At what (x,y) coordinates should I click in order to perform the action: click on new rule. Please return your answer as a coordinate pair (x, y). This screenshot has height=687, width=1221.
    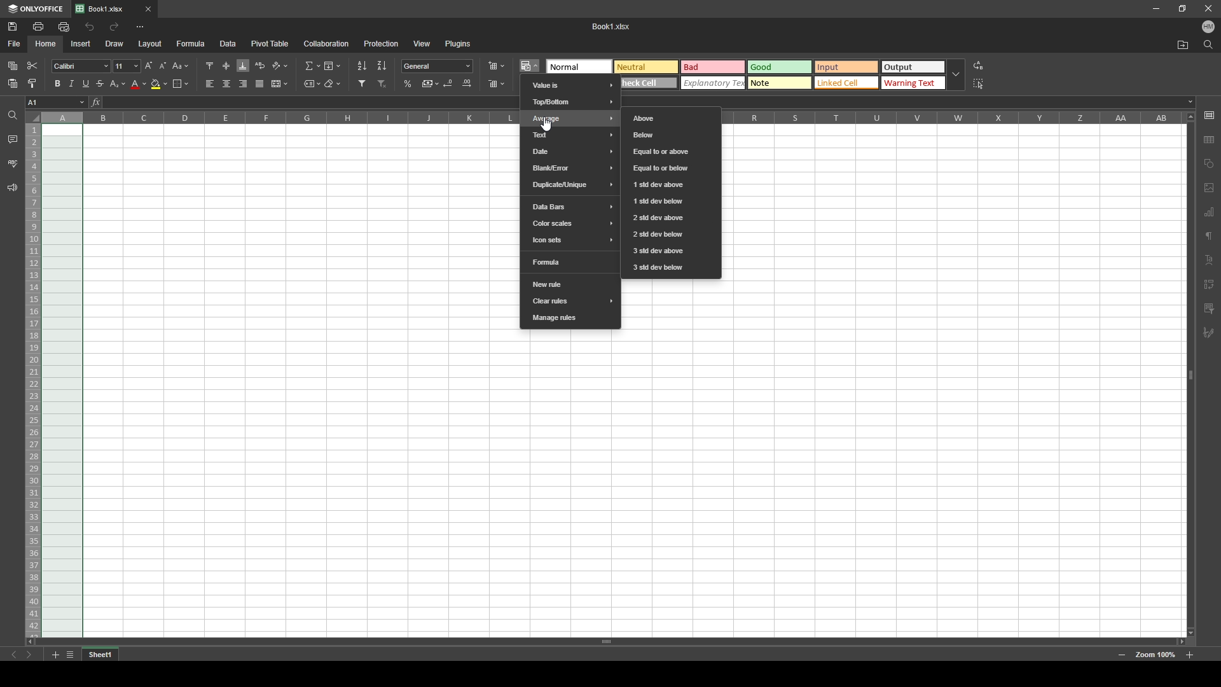
    Looking at the image, I should click on (570, 282).